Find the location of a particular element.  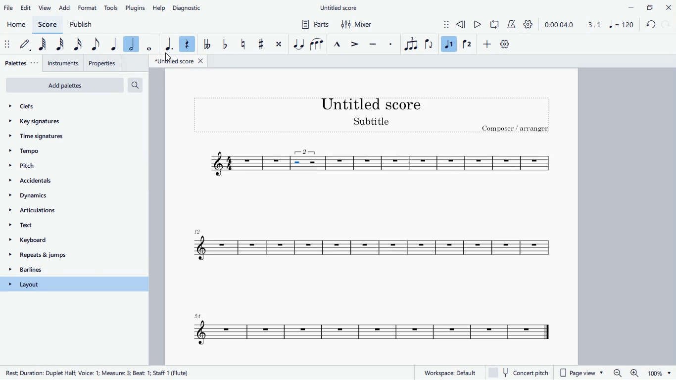

edit is located at coordinates (27, 7).